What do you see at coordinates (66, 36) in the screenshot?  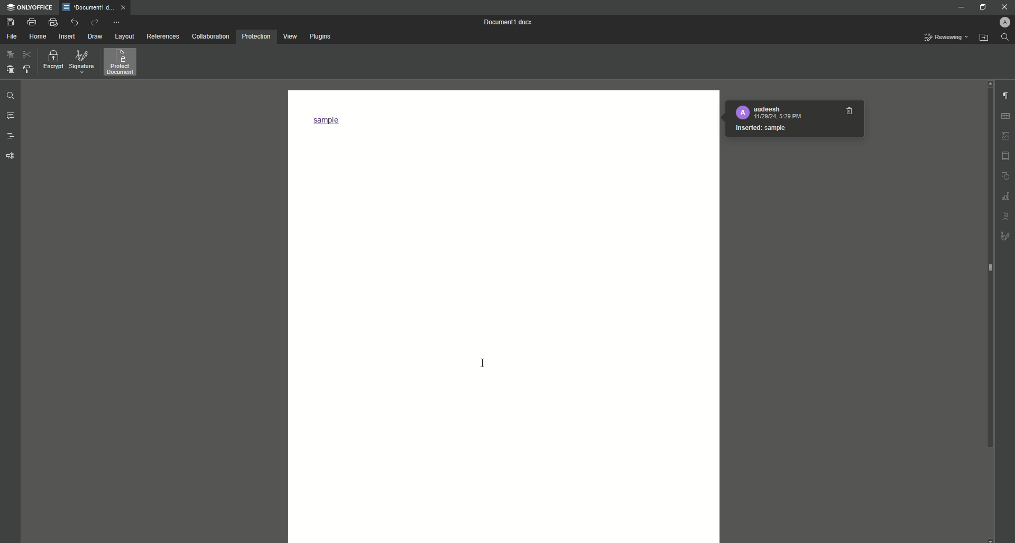 I see `Insert` at bounding box center [66, 36].